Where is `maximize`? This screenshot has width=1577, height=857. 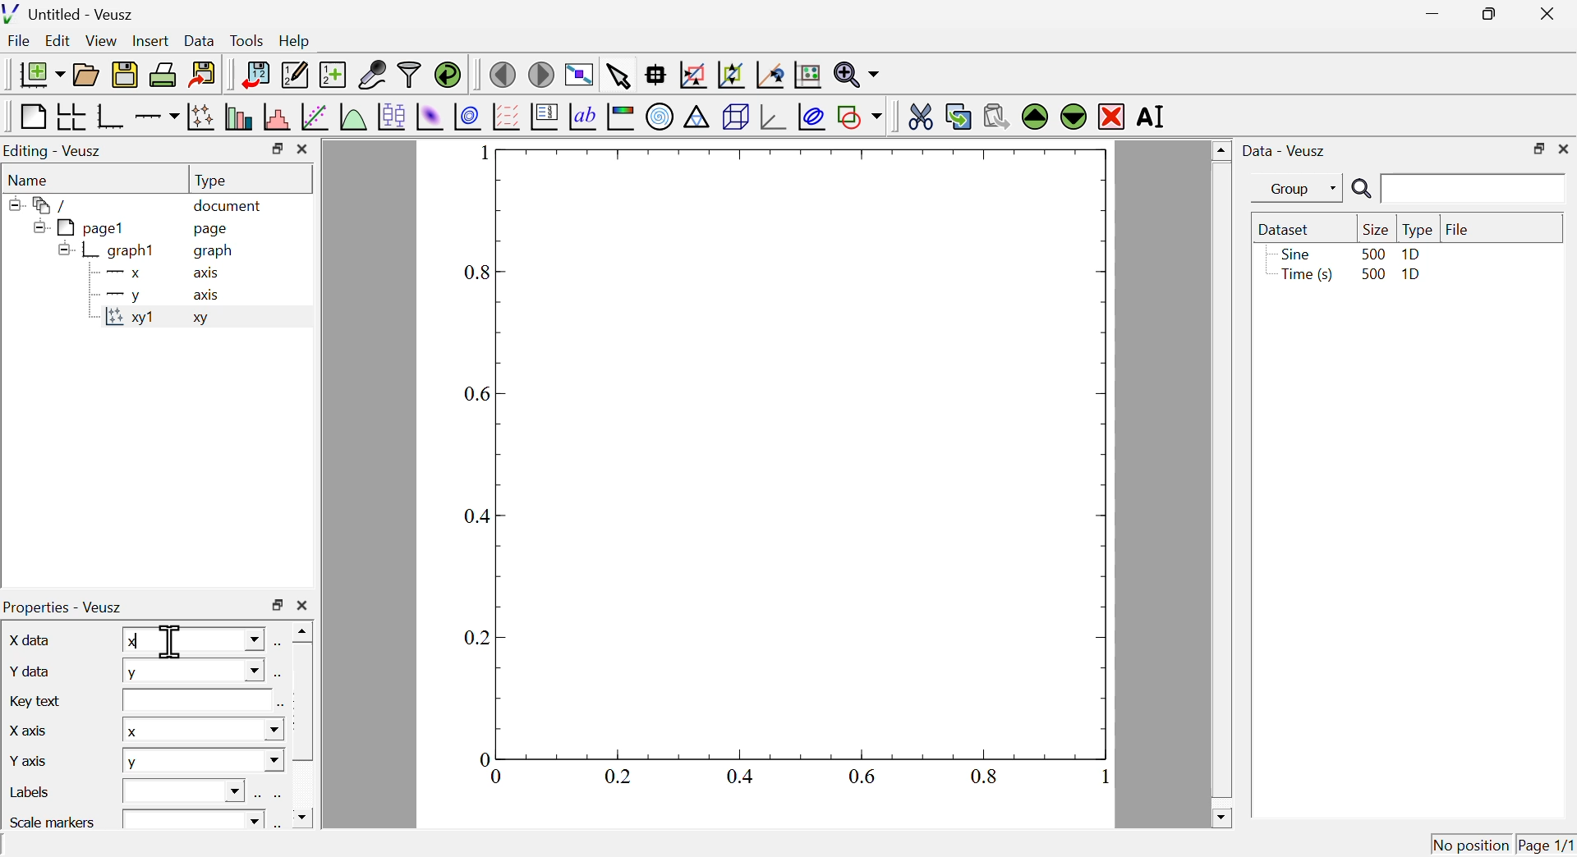
maximize is located at coordinates (274, 149).